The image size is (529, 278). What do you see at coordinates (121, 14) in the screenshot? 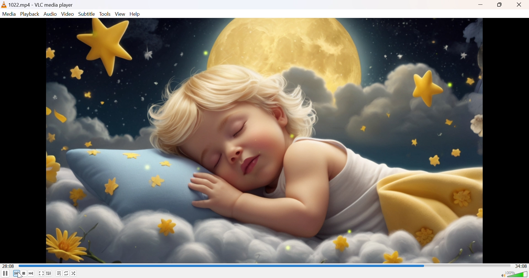
I see `View` at bounding box center [121, 14].